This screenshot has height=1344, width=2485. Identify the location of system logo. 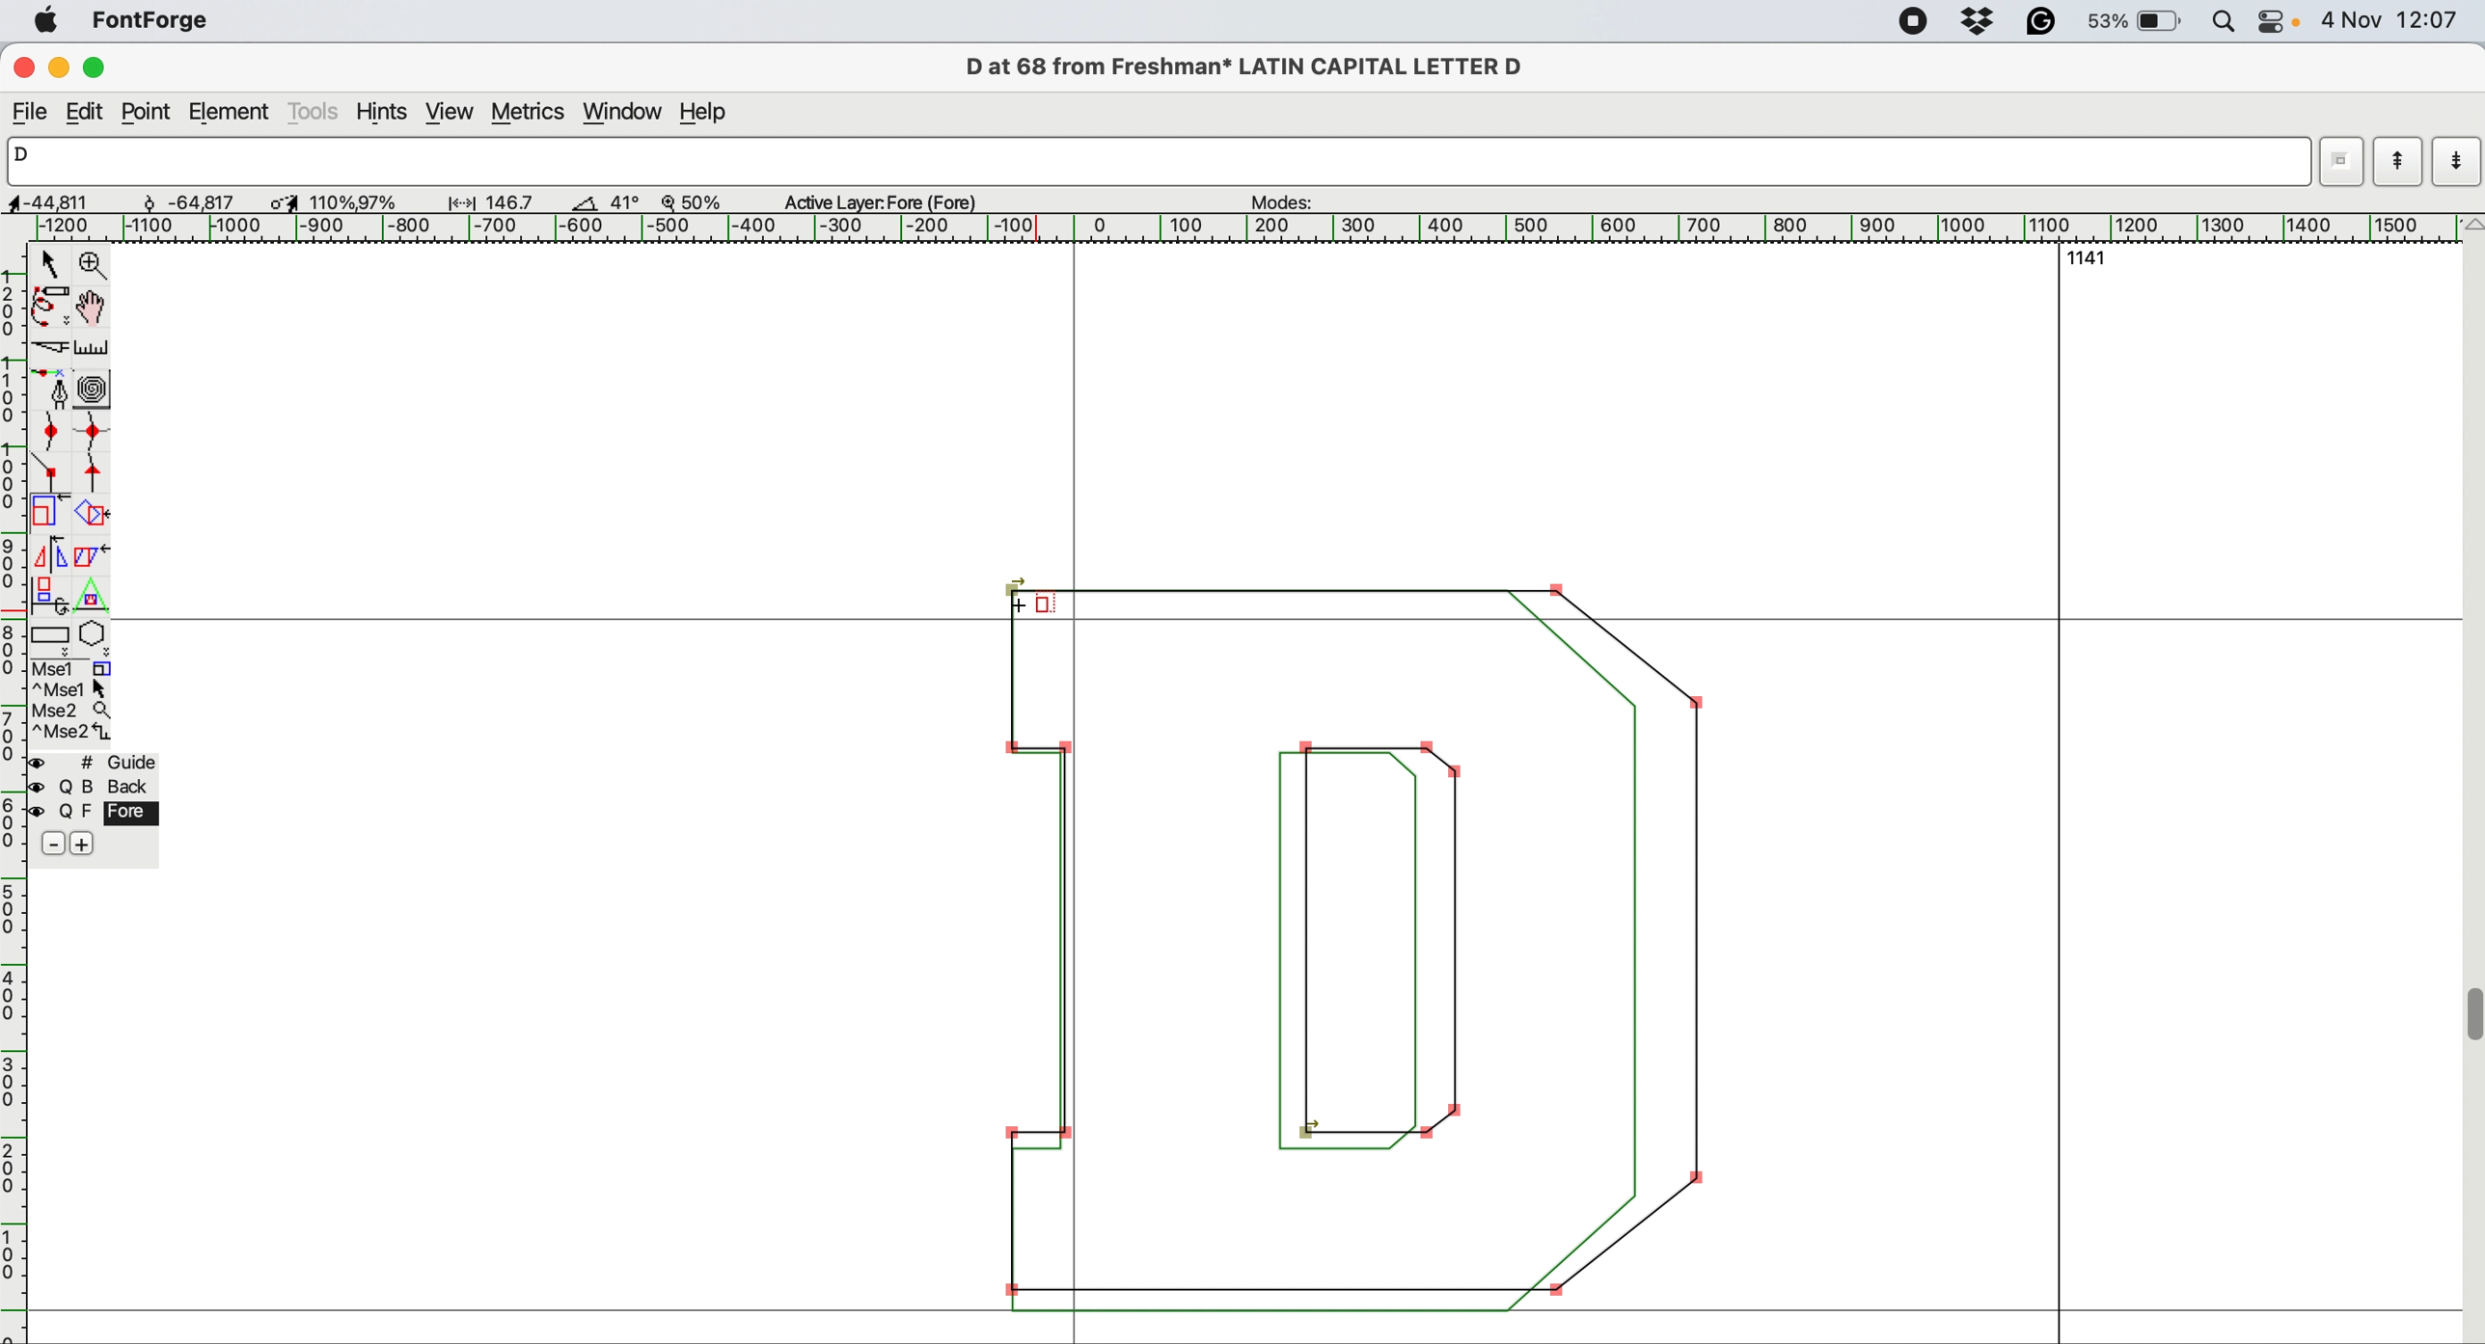
(47, 23).